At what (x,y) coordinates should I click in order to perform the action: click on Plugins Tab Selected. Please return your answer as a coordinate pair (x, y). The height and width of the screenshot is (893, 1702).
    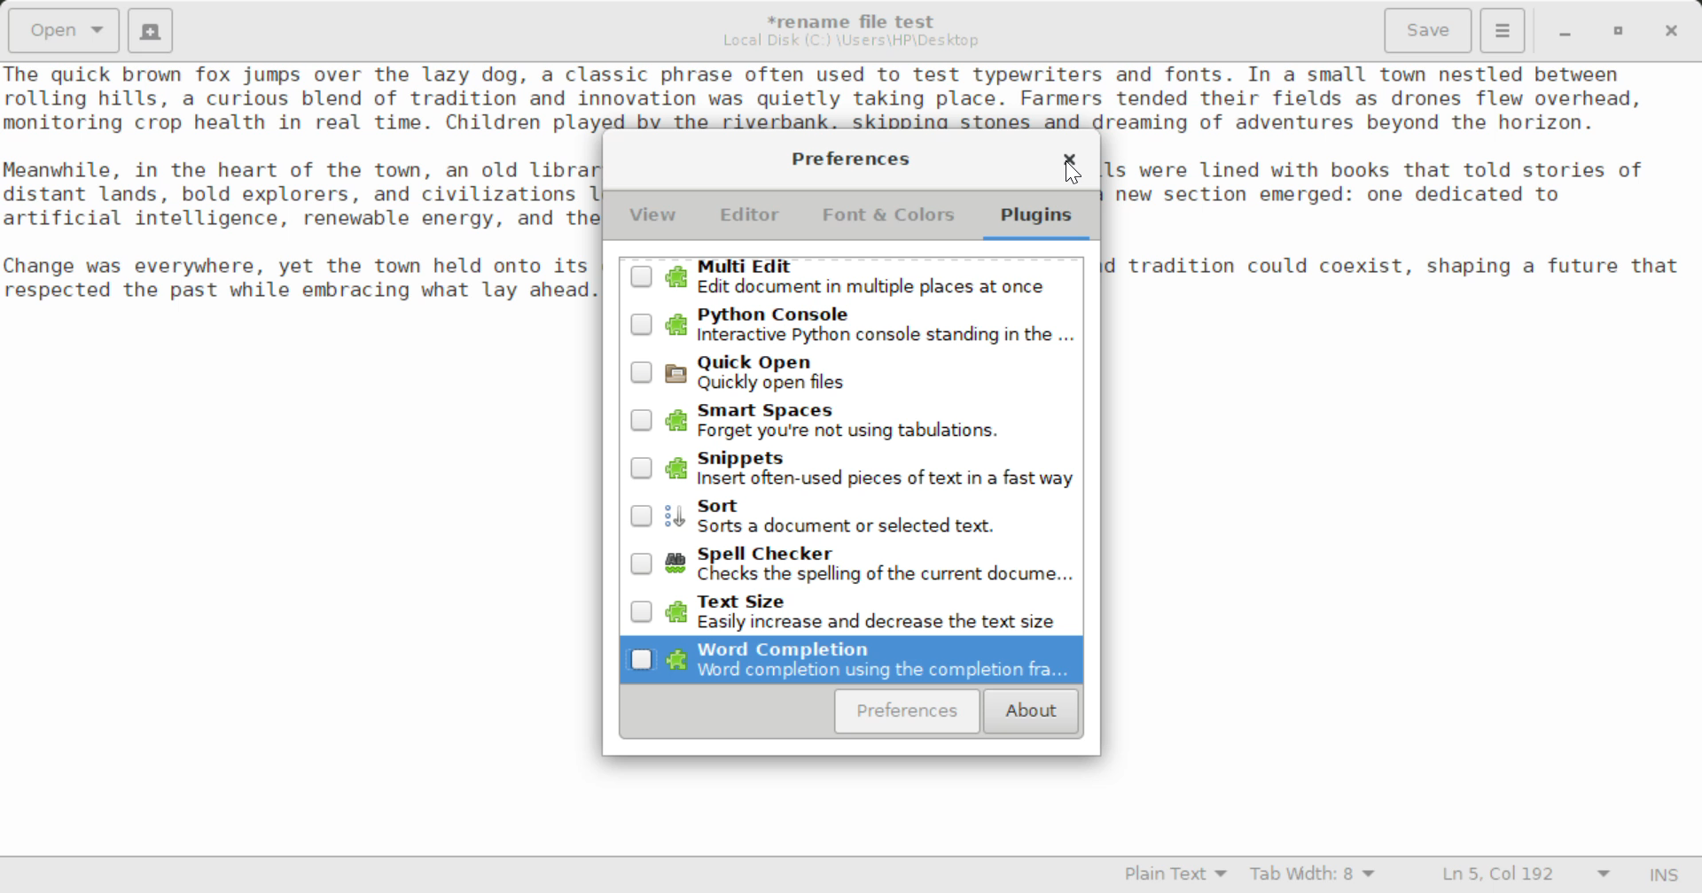
    Looking at the image, I should click on (1041, 221).